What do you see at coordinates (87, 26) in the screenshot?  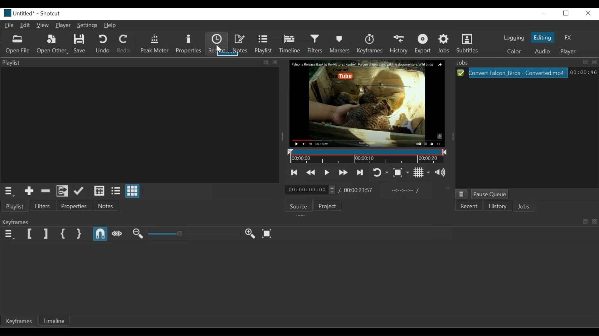 I see `Settings` at bounding box center [87, 26].